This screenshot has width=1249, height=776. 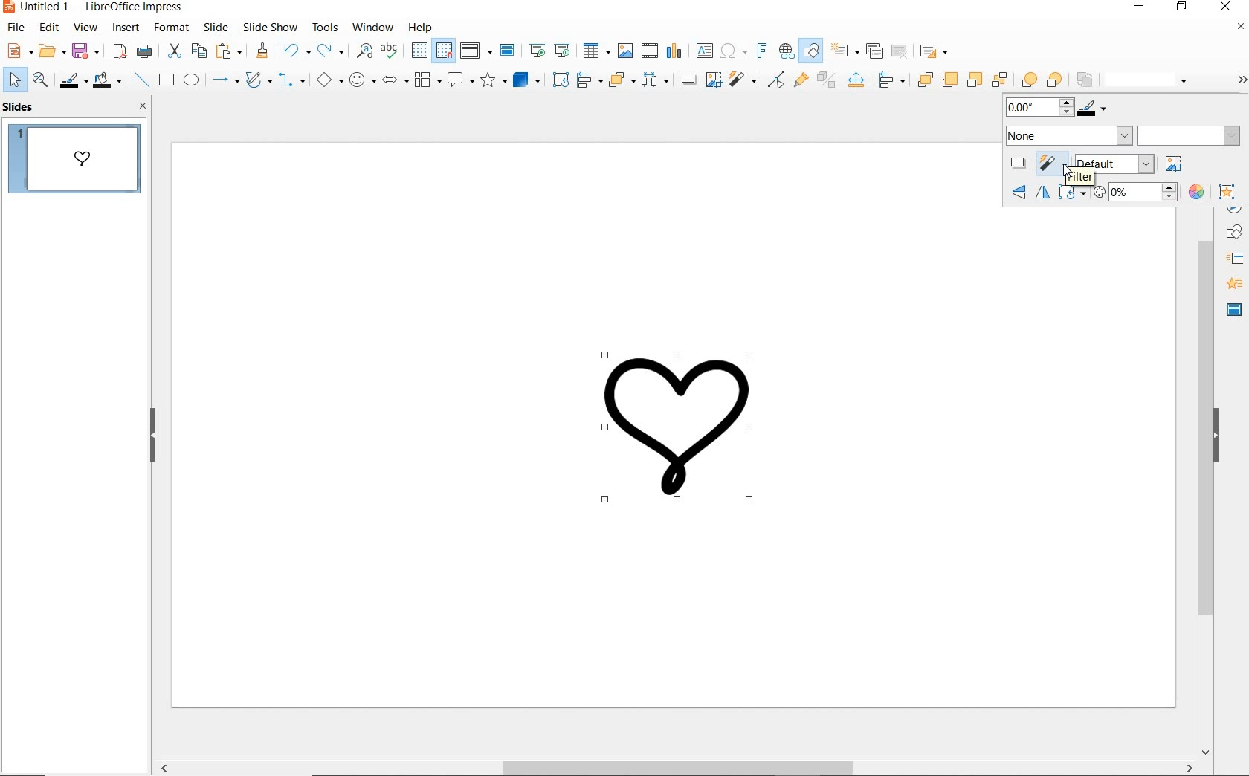 I want to click on filter, so click(x=1053, y=164).